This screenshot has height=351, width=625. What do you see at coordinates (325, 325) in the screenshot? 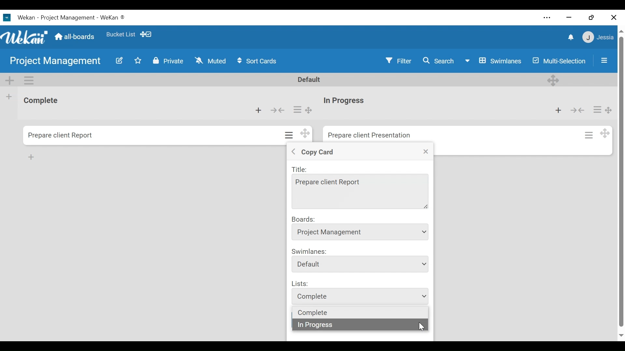
I see `in progress` at bounding box center [325, 325].